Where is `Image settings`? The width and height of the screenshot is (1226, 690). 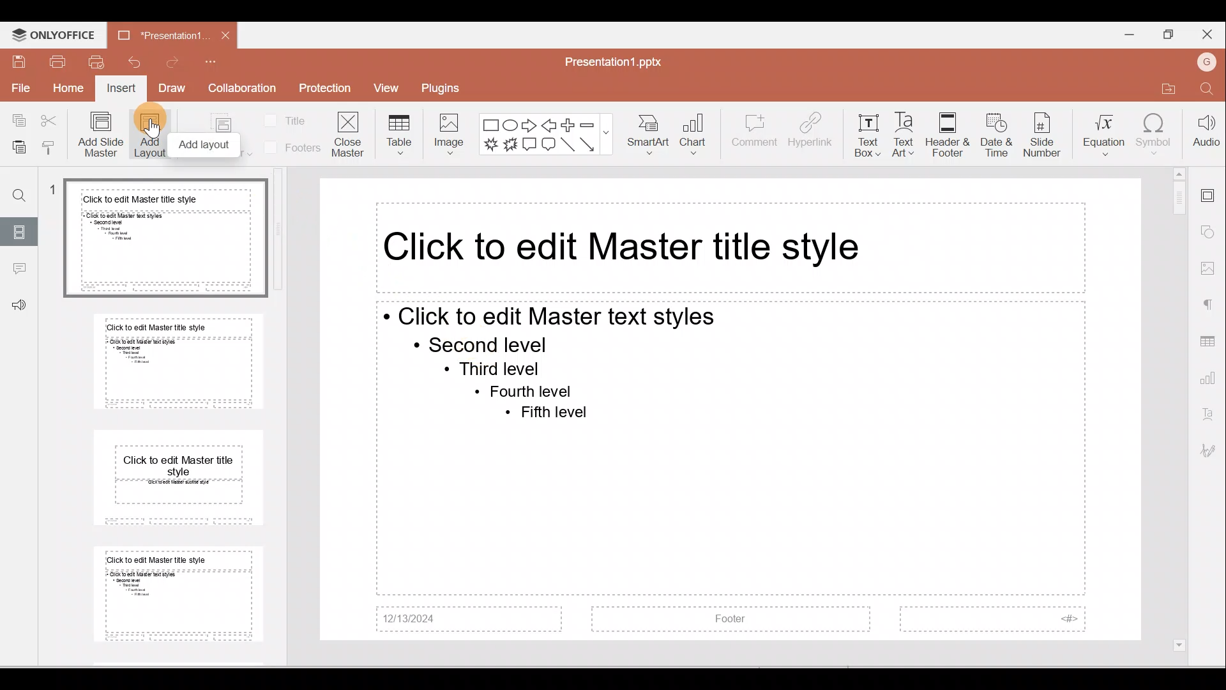
Image settings is located at coordinates (1211, 268).